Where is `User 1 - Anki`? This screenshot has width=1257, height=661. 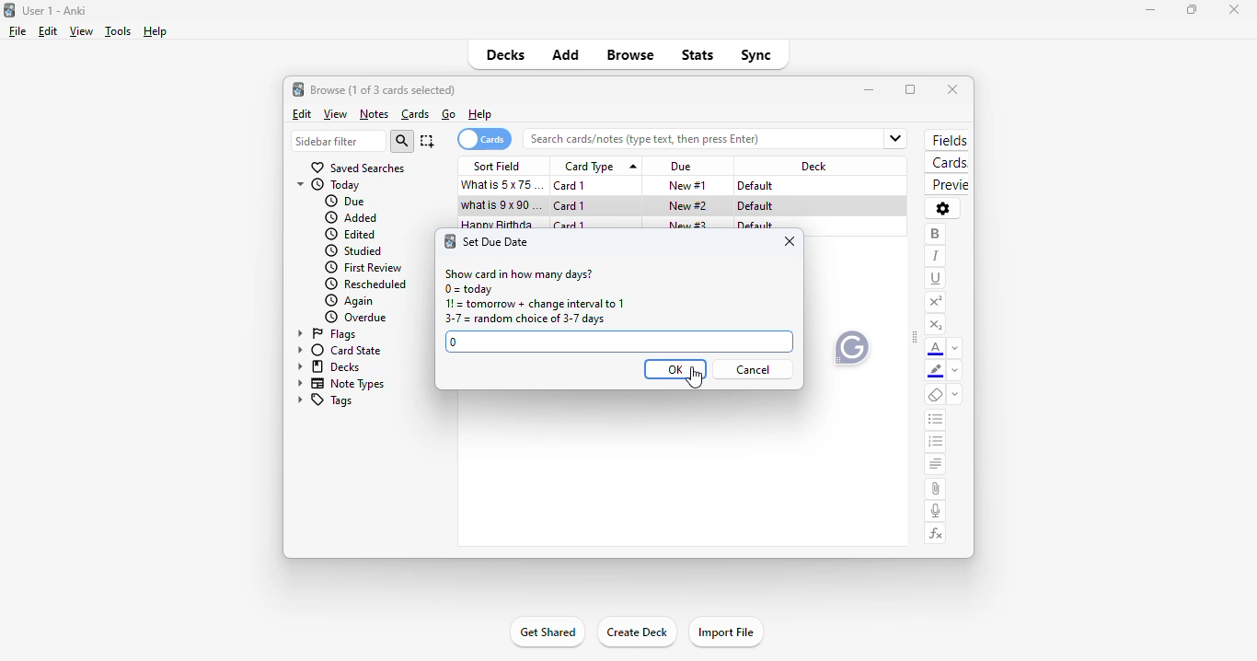 User 1 - Anki is located at coordinates (54, 10).